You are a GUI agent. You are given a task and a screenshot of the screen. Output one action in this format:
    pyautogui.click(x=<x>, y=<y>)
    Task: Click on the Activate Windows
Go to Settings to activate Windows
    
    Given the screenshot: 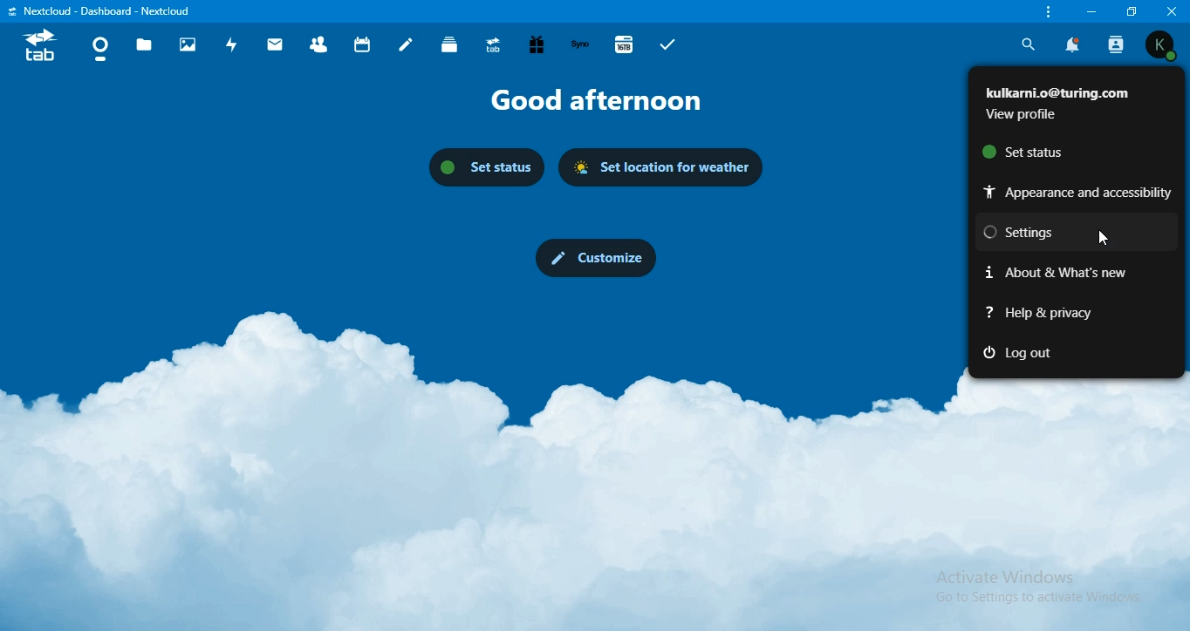 What is the action you would take?
    pyautogui.click(x=1027, y=585)
    